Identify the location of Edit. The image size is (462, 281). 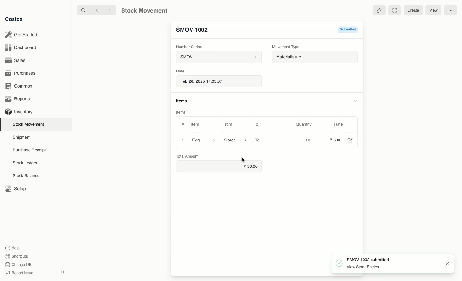
(352, 141).